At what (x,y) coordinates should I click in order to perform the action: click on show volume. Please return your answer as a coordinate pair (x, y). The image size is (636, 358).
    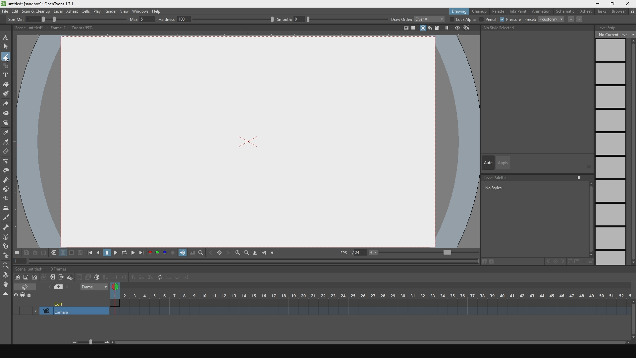
    Looking at the image, I should click on (182, 253).